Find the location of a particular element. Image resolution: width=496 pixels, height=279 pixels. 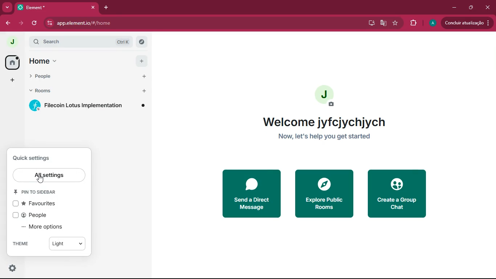

send a direct message is located at coordinates (251, 194).